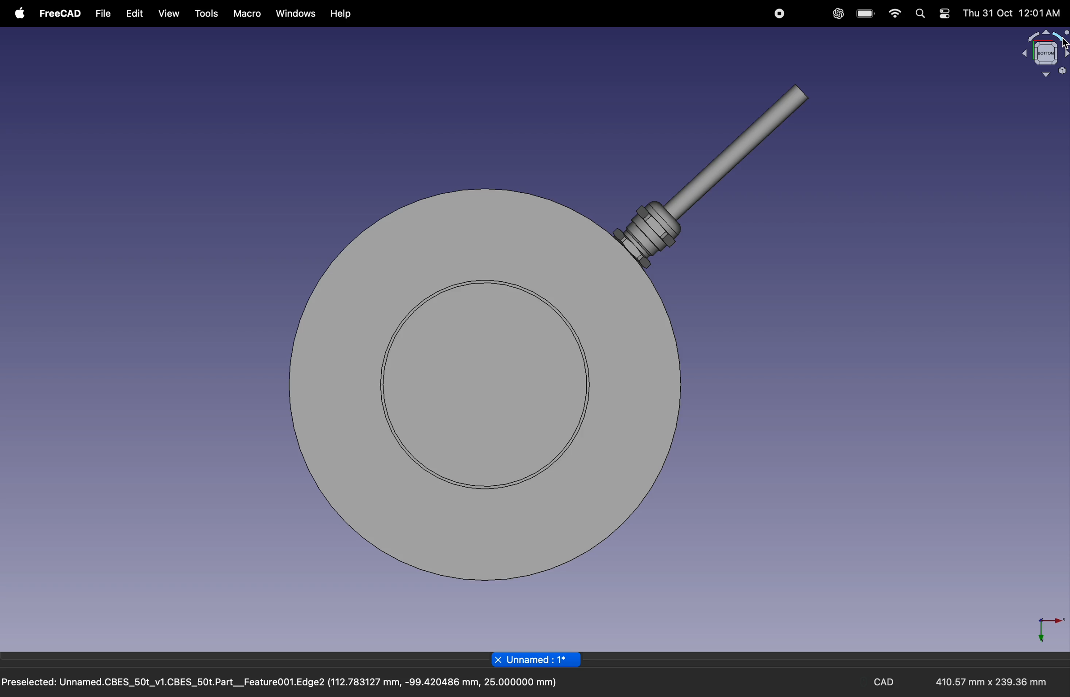 The width and height of the screenshot is (1070, 697). I want to click on battery, so click(866, 14).